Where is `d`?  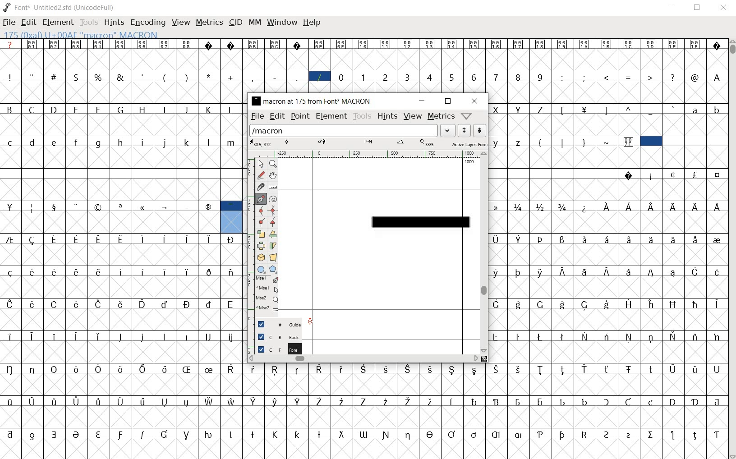
d is located at coordinates (32, 142).